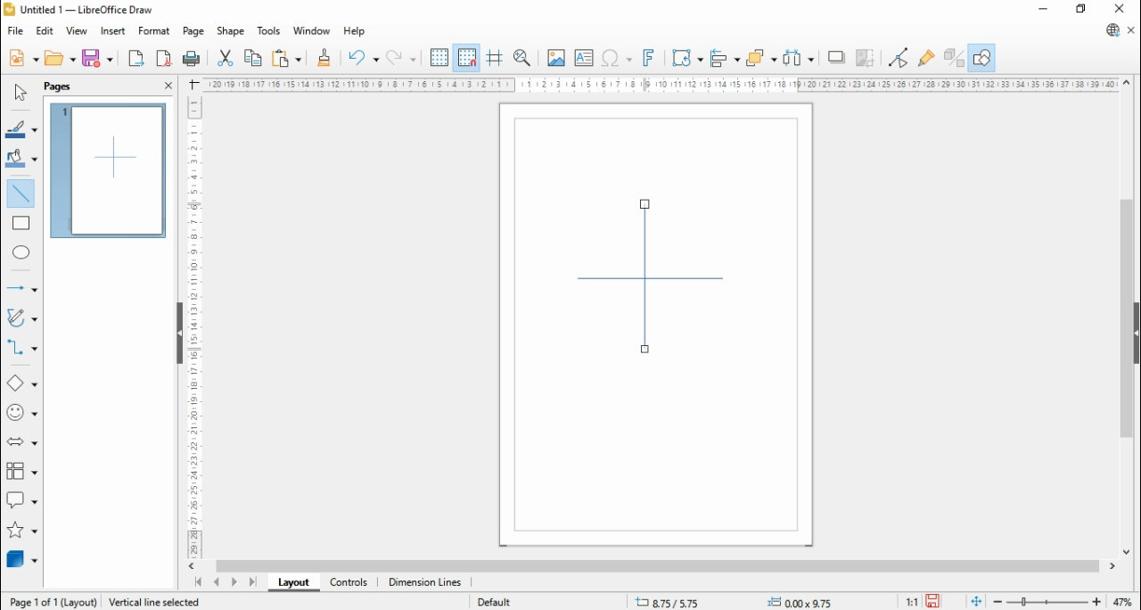 The image size is (1141, 610). What do you see at coordinates (650, 59) in the screenshot?
I see `insert fontwork text` at bounding box center [650, 59].